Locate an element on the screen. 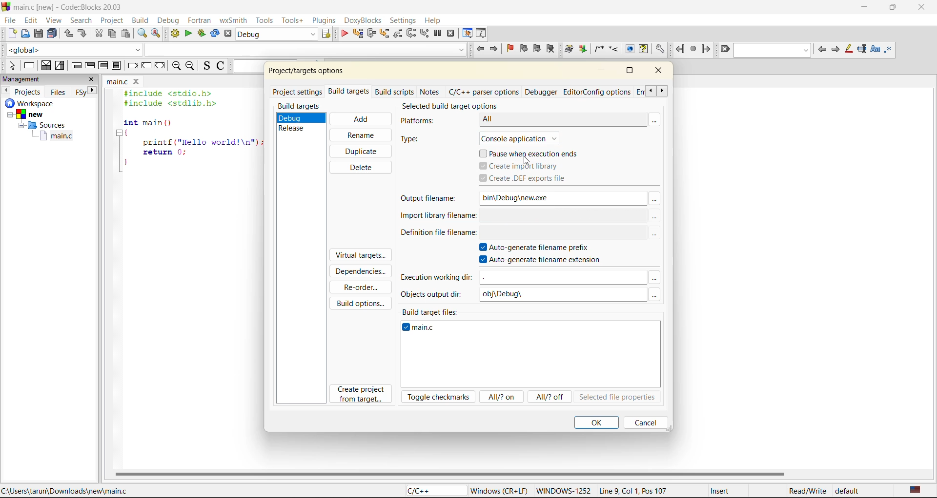  find is located at coordinates (143, 33).